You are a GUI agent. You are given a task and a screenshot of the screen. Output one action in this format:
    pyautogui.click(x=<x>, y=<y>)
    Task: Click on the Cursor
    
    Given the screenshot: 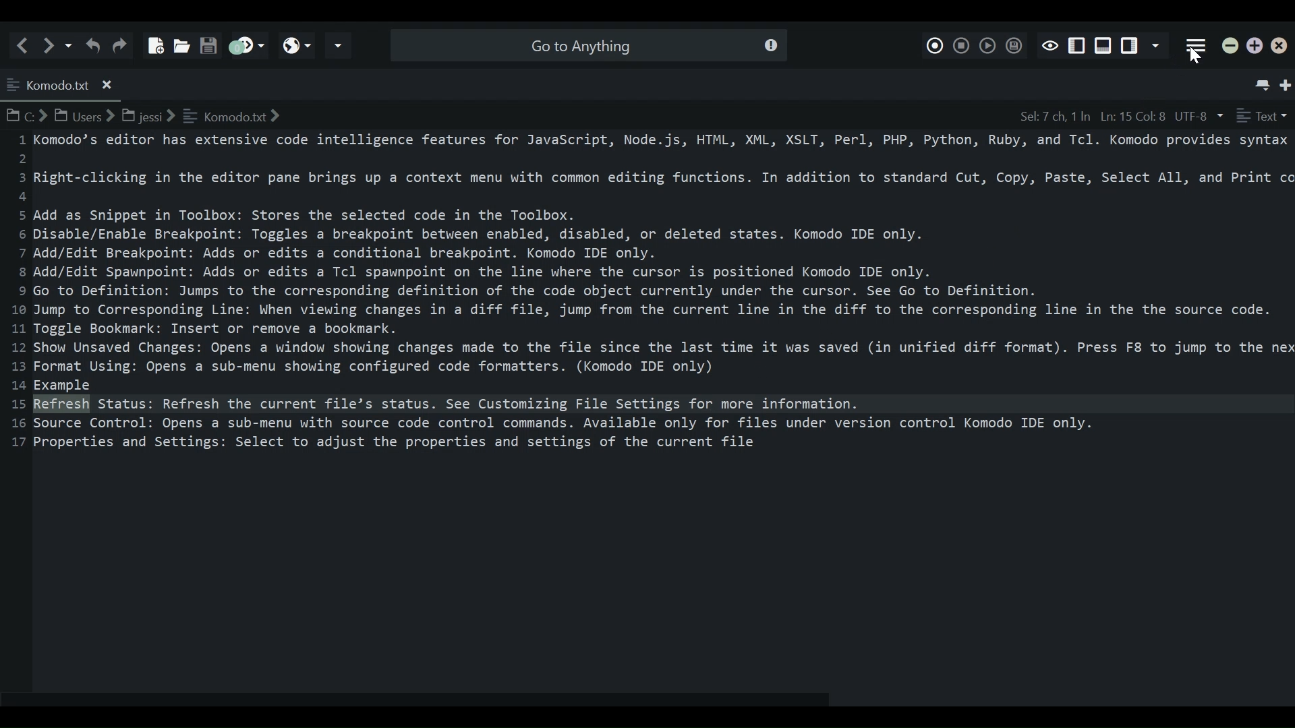 What is the action you would take?
    pyautogui.click(x=1197, y=59)
    